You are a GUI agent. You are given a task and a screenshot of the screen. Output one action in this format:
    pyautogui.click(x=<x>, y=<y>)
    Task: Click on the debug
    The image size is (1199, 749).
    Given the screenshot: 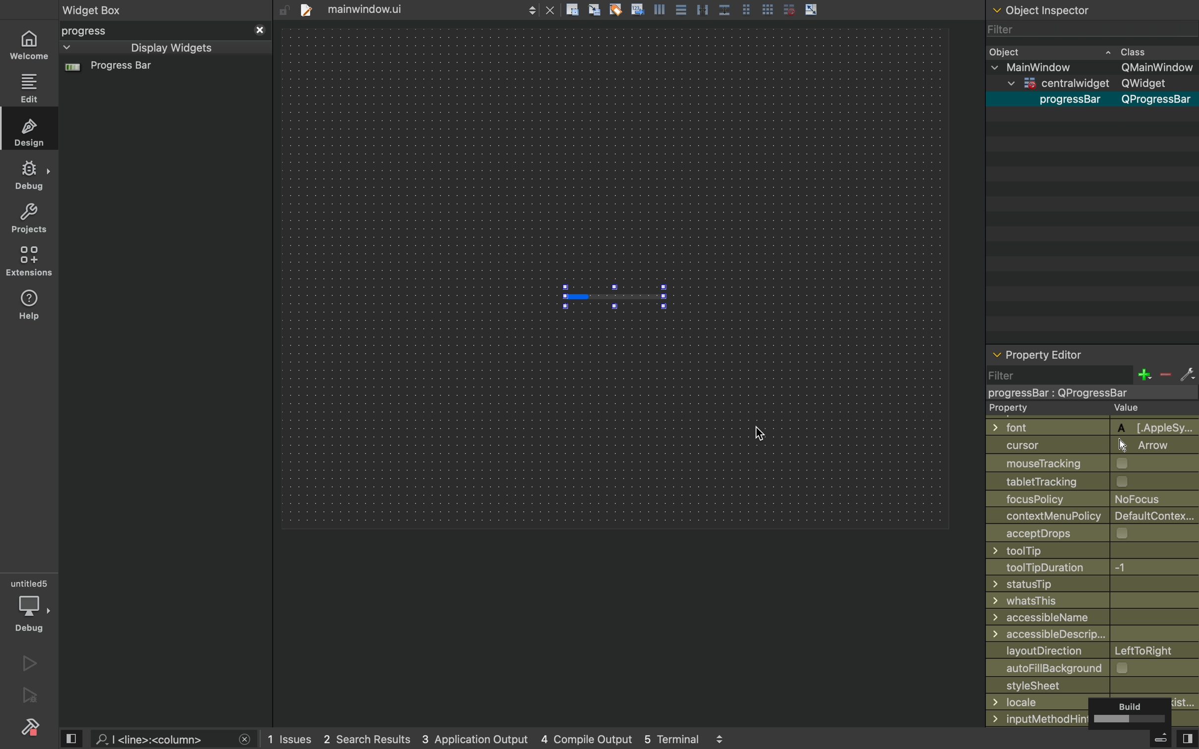 What is the action you would take?
    pyautogui.click(x=30, y=174)
    